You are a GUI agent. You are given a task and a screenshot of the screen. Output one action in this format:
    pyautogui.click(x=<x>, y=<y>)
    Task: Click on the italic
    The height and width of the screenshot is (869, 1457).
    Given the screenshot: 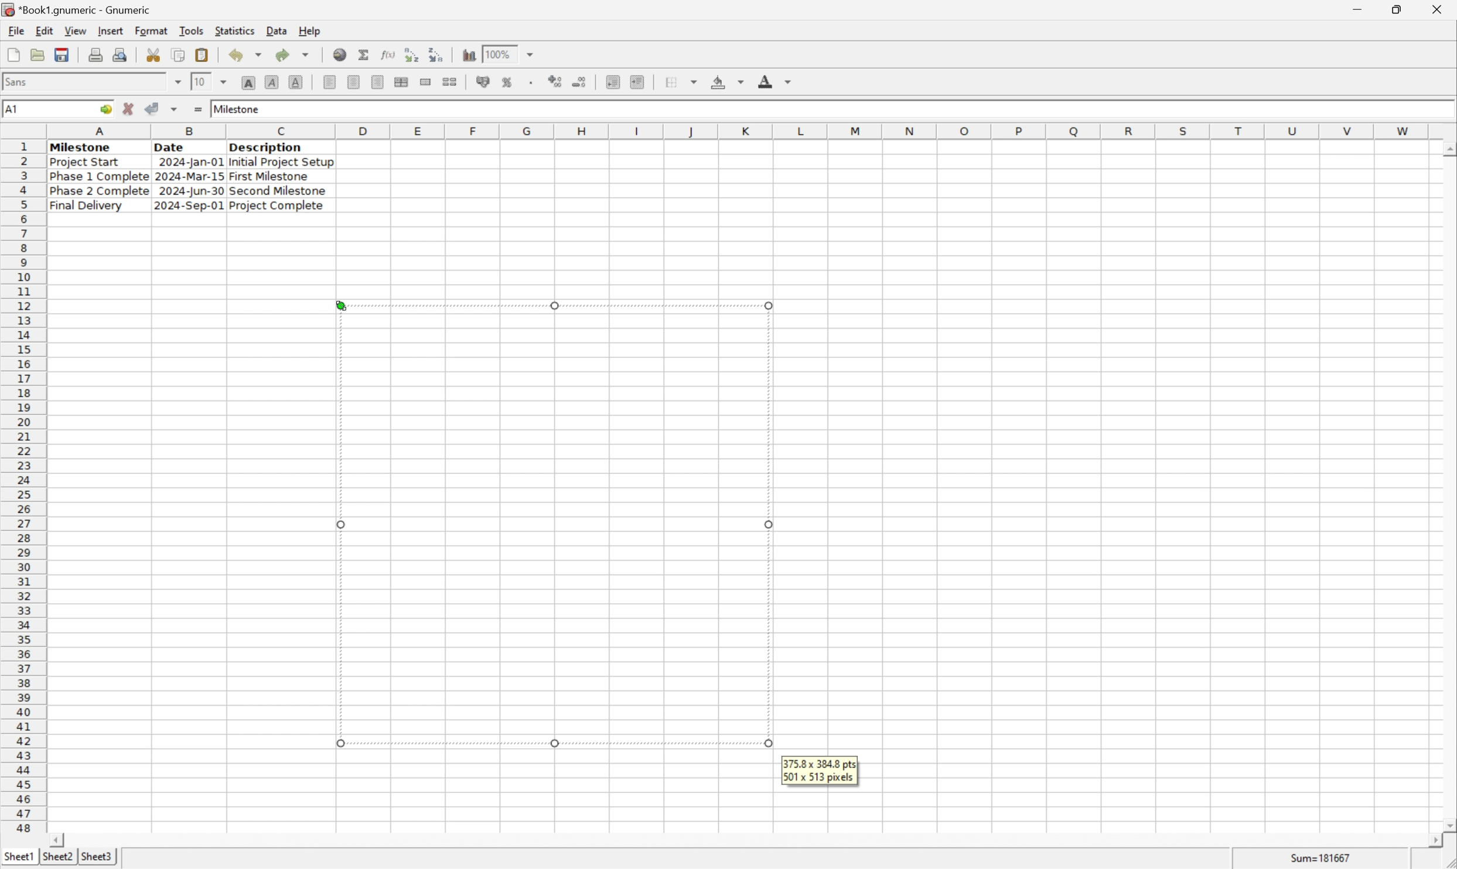 What is the action you would take?
    pyautogui.click(x=272, y=81)
    